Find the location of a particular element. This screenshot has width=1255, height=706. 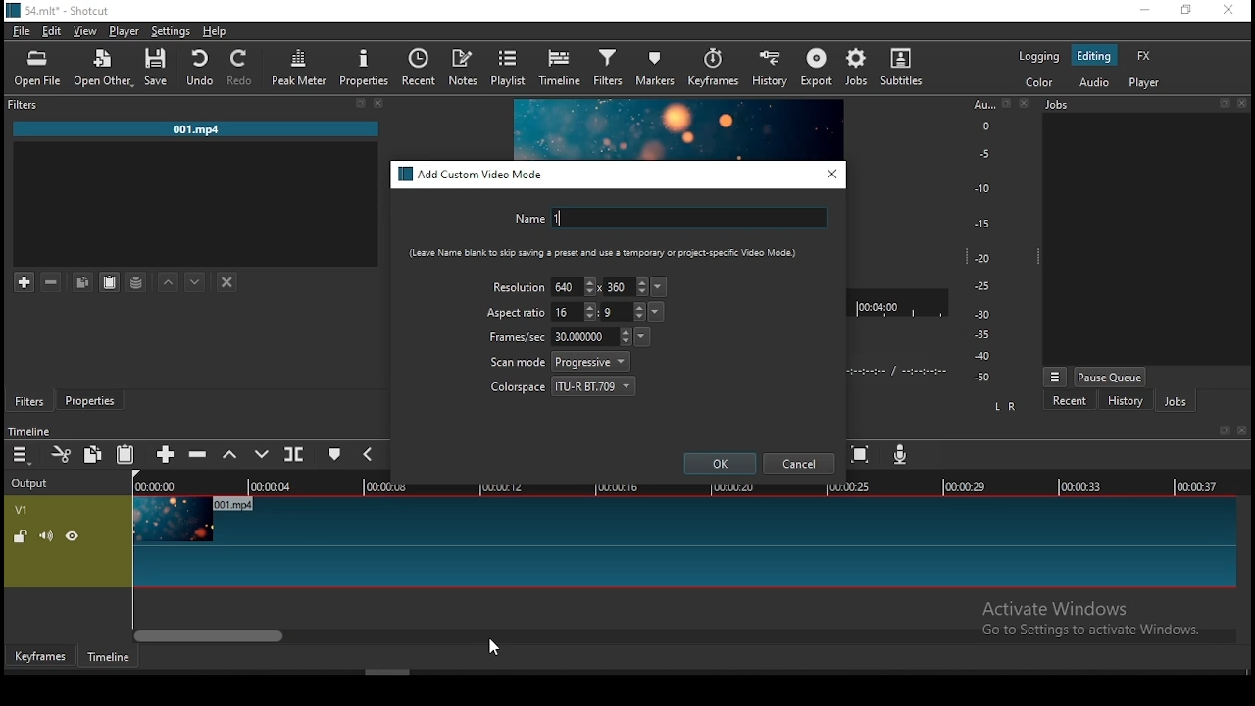

jobs is located at coordinates (1059, 104).